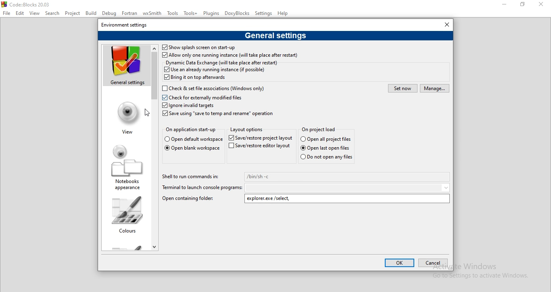 The width and height of the screenshot is (551, 292). What do you see at coordinates (284, 14) in the screenshot?
I see `Help` at bounding box center [284, 14].